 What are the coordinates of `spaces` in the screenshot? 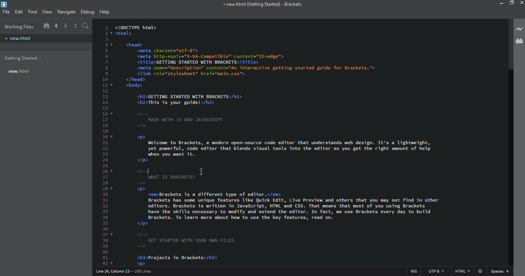 It's located at (501, 271).